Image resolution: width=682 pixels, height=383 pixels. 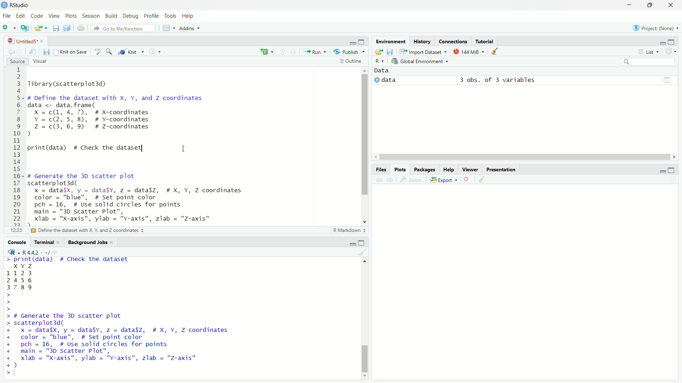 What do you see at coordinates (267, 52) in the screenshot?
I see `insert a new code chunk` at bounding box center [267, 52].